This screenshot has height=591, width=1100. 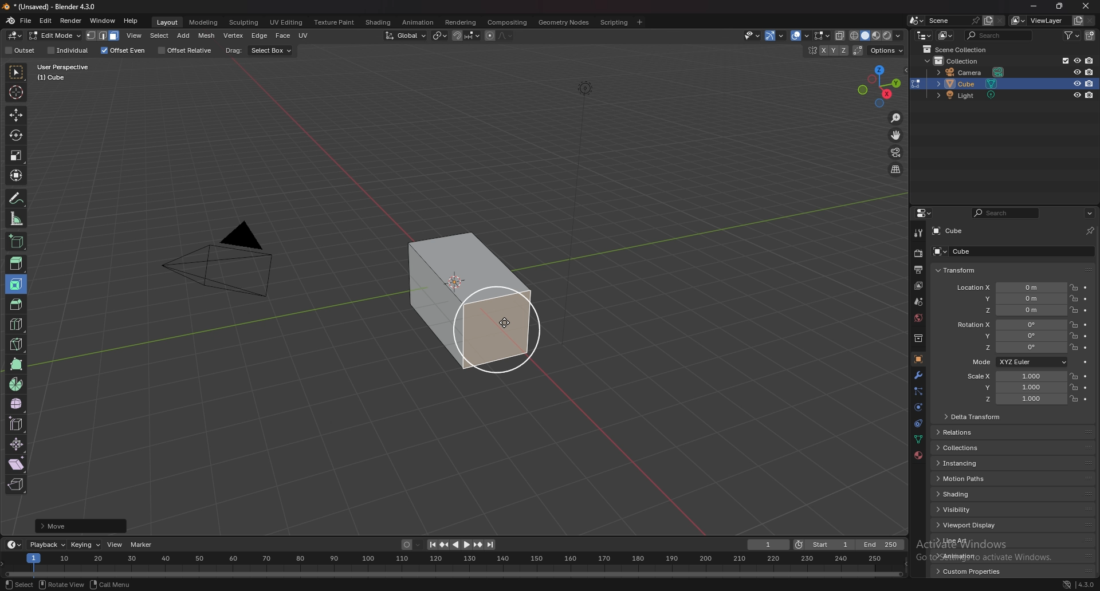 What do you see at coordinates (1086, 310) in the screenshot?
I see `animate property` at bounding box center [1086, 310].